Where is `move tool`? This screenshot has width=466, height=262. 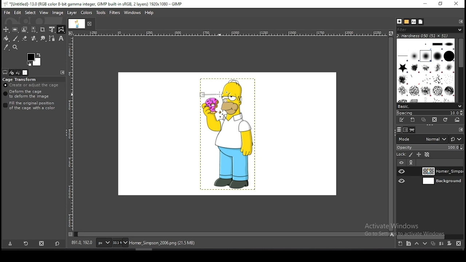 move tool is located at coordinates (6, 29).